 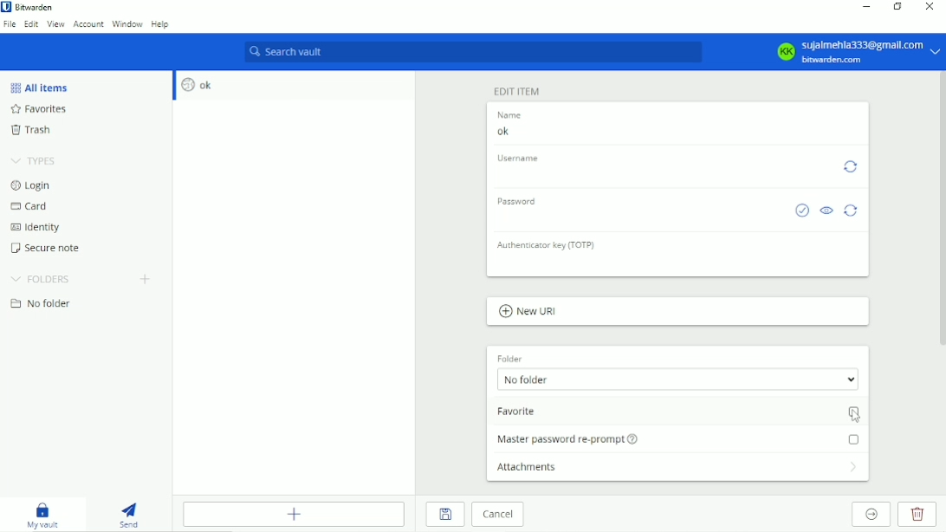 I want to click on No folder, so click(x=678, y=379).